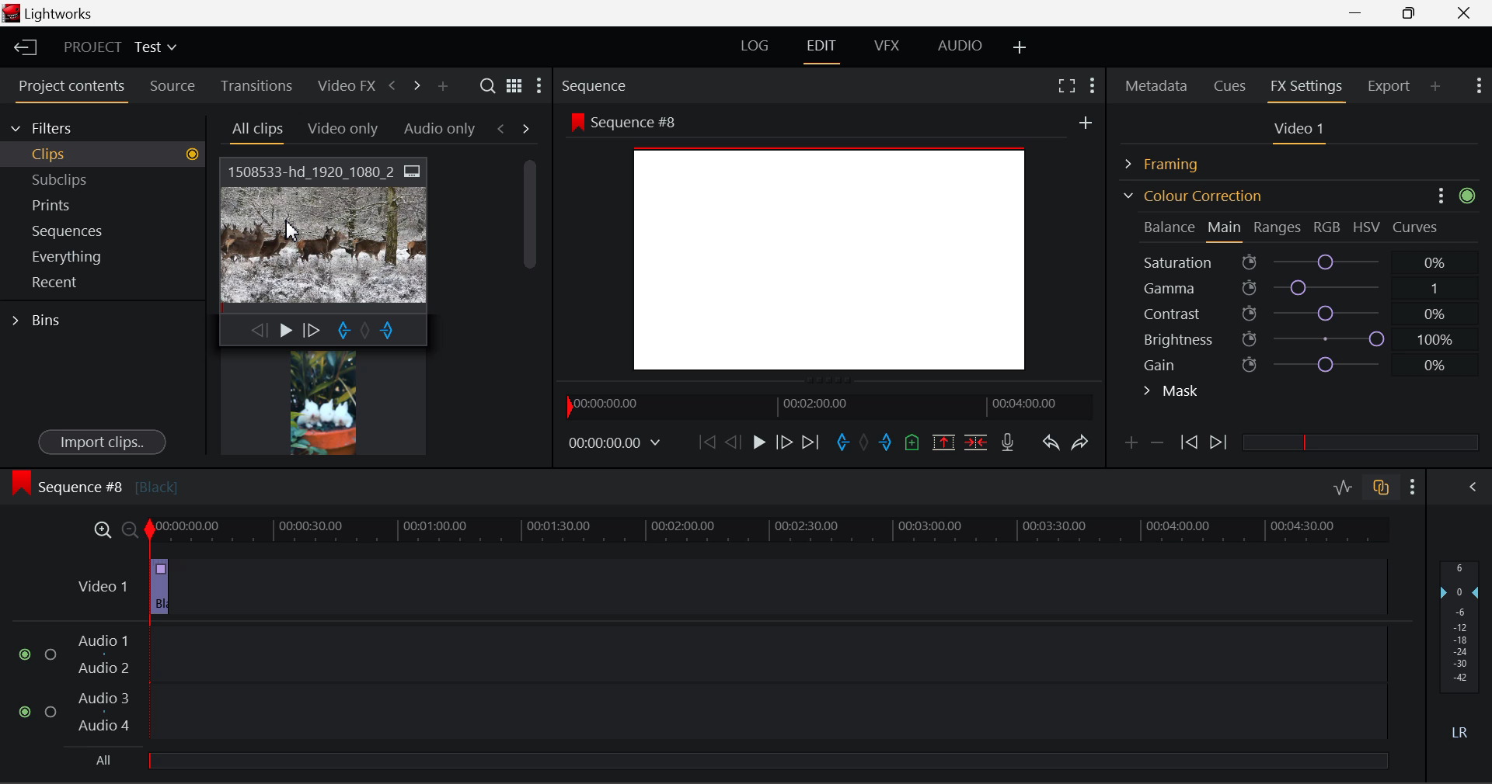 This screenshot has width=1492, height=784. Describe the element at coordinates (1315, 362) in the screenshot. I see `Gain` at that location.